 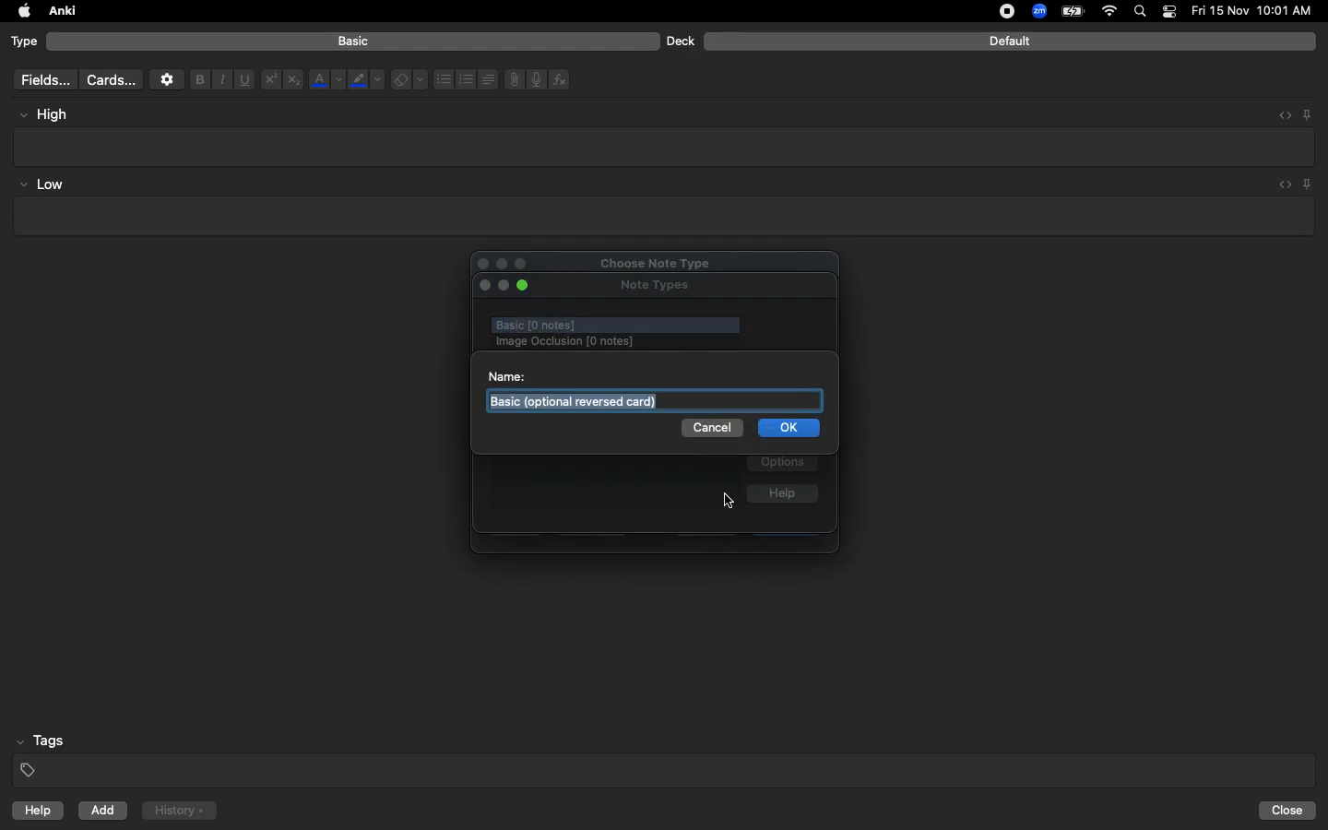 What do you see at coordinates (269, 80) in the screenshot?
I see `Superscript` at bounding box center [269, 80].